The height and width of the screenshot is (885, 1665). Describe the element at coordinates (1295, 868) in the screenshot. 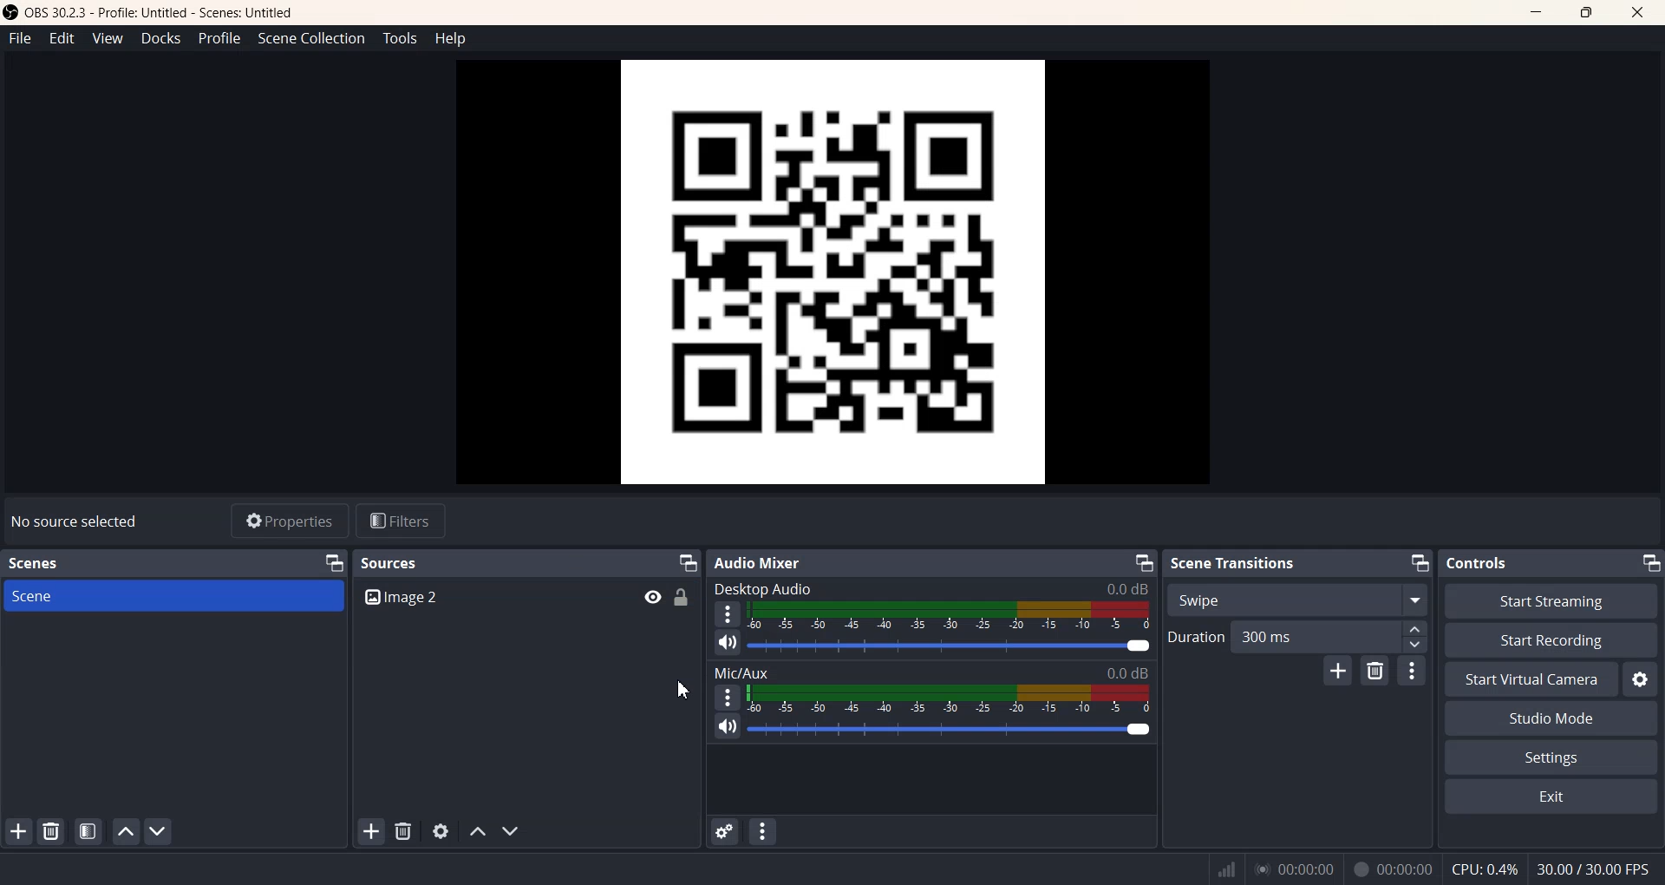

I see `00.00.00` at that location.